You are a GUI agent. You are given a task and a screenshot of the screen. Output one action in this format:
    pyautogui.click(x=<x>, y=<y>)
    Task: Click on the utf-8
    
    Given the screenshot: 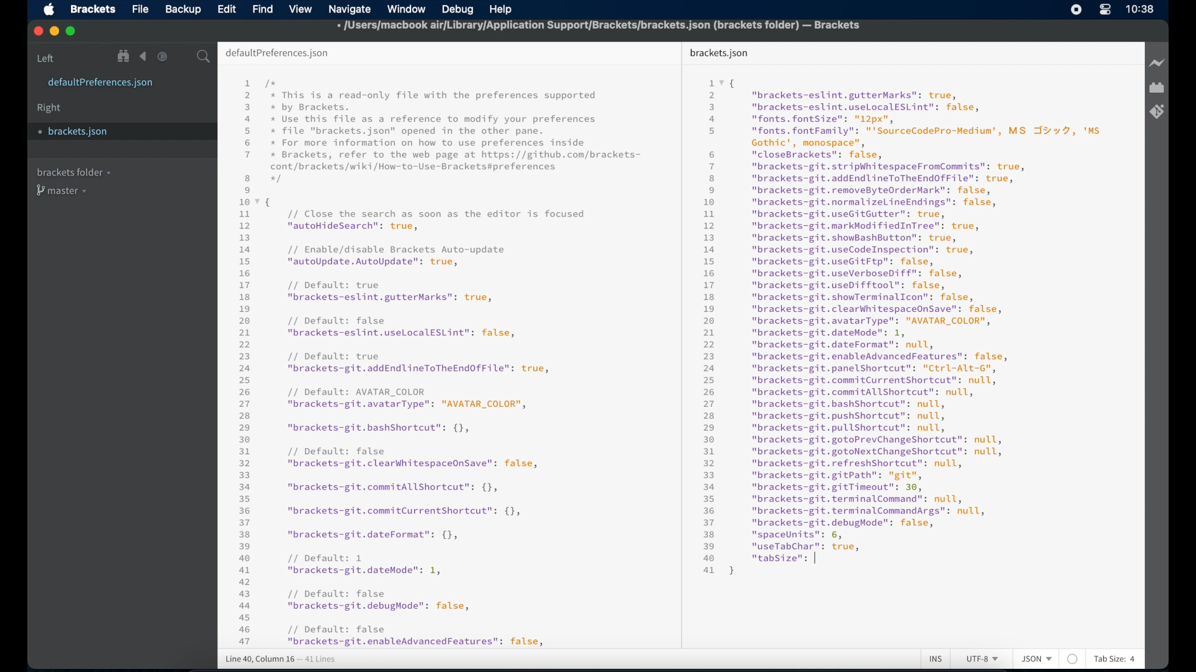 What is the action you would take?
    pyautogui.click(x=983, y=659)
    